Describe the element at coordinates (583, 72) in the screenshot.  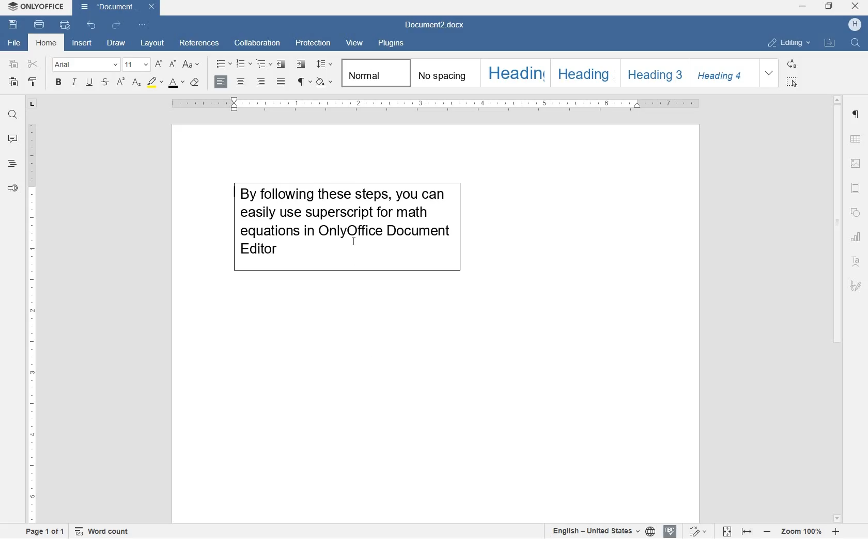
I see `HEADING 2` at that location.